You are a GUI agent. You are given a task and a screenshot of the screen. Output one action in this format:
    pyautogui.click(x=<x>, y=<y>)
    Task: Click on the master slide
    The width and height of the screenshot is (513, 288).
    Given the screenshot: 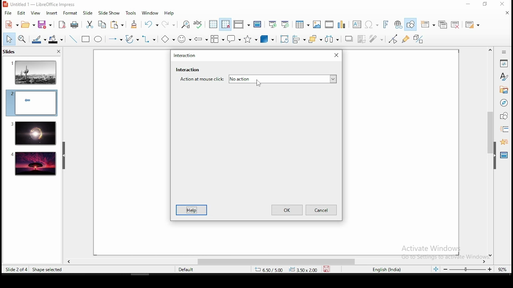 What is the action you would take?
    pyautogui.click(x=257, y=24)
    